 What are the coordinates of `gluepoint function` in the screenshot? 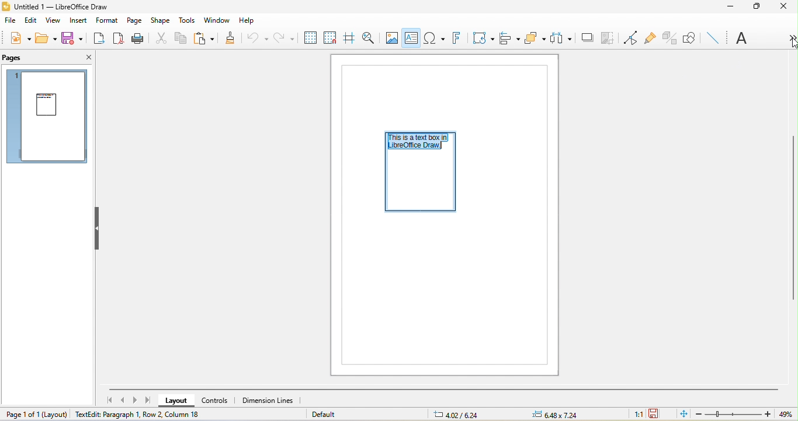 It's located at (651, 37).